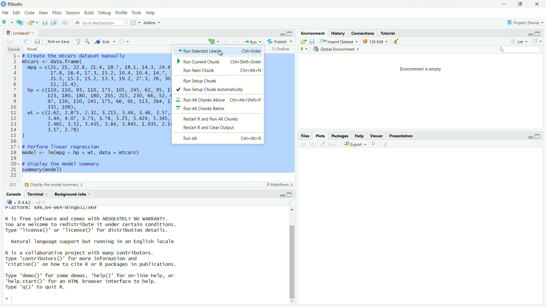 The height and width of the screenshot is (307, 546). What do you see at coordinates (36, 195) in the screenshot?
I see `Terminal` at bounding box center [36, 195].